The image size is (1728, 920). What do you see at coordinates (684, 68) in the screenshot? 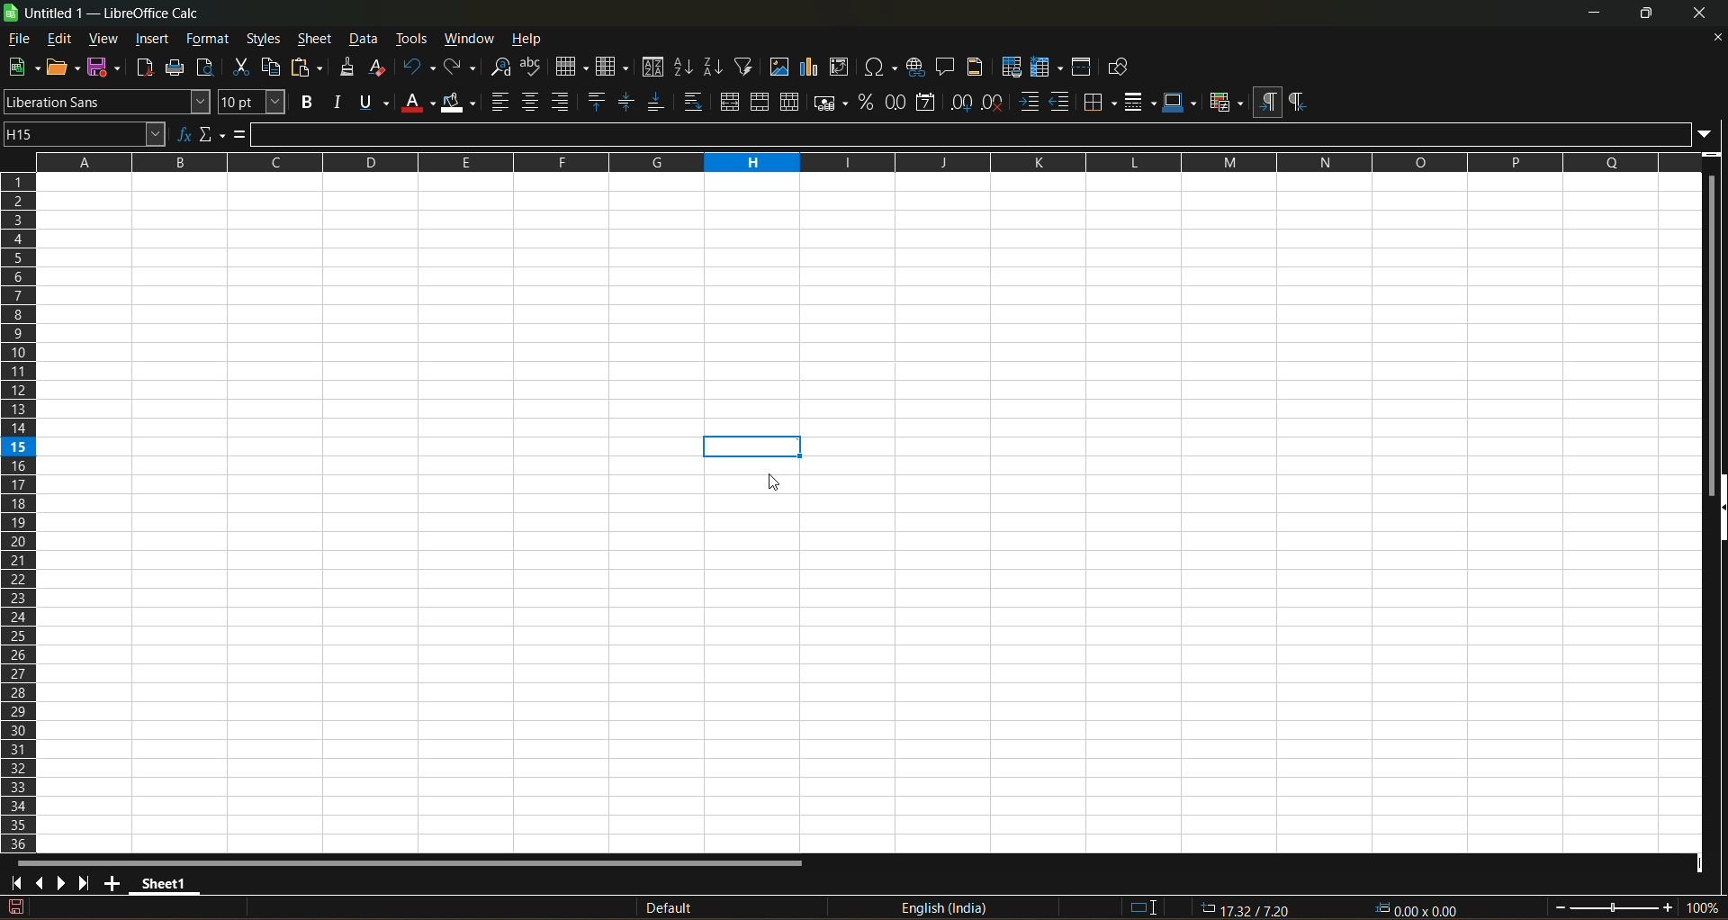
I see `sort ascending` at bounding box center [684, 68].